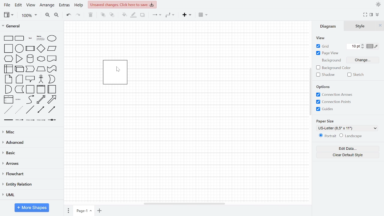 This screenshot has width=384, height=216. I want to click on connector with 3 label, so click(41, 121).